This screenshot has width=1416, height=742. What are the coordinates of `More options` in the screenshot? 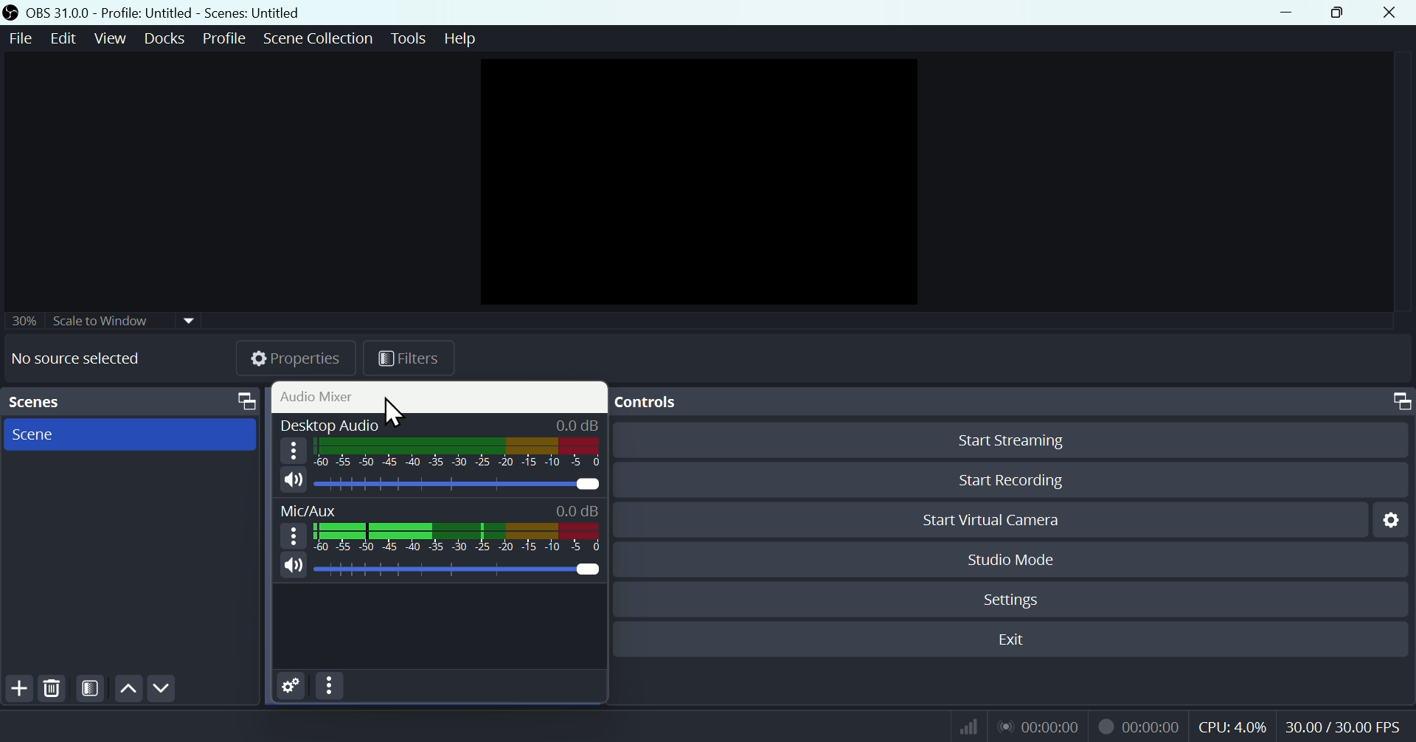 It's located at (293, 449).